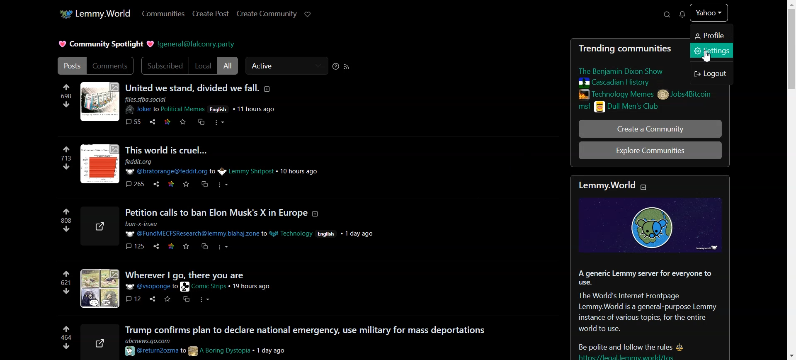  I want to click on united we stand, divided we fall, so click(190, 88).